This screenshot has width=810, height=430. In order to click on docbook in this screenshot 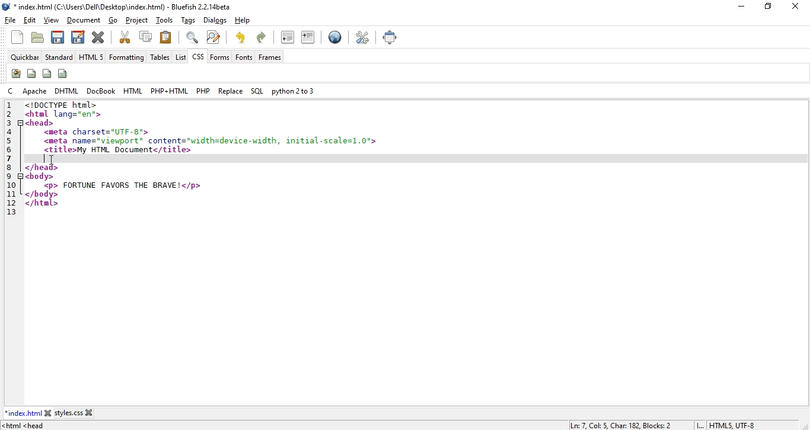, I will do `click(102, 91)`.